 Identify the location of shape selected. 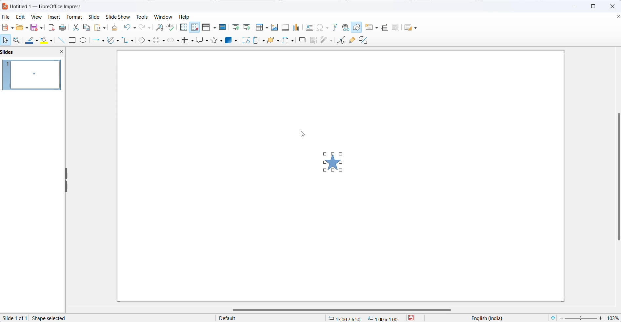
(56, 314).